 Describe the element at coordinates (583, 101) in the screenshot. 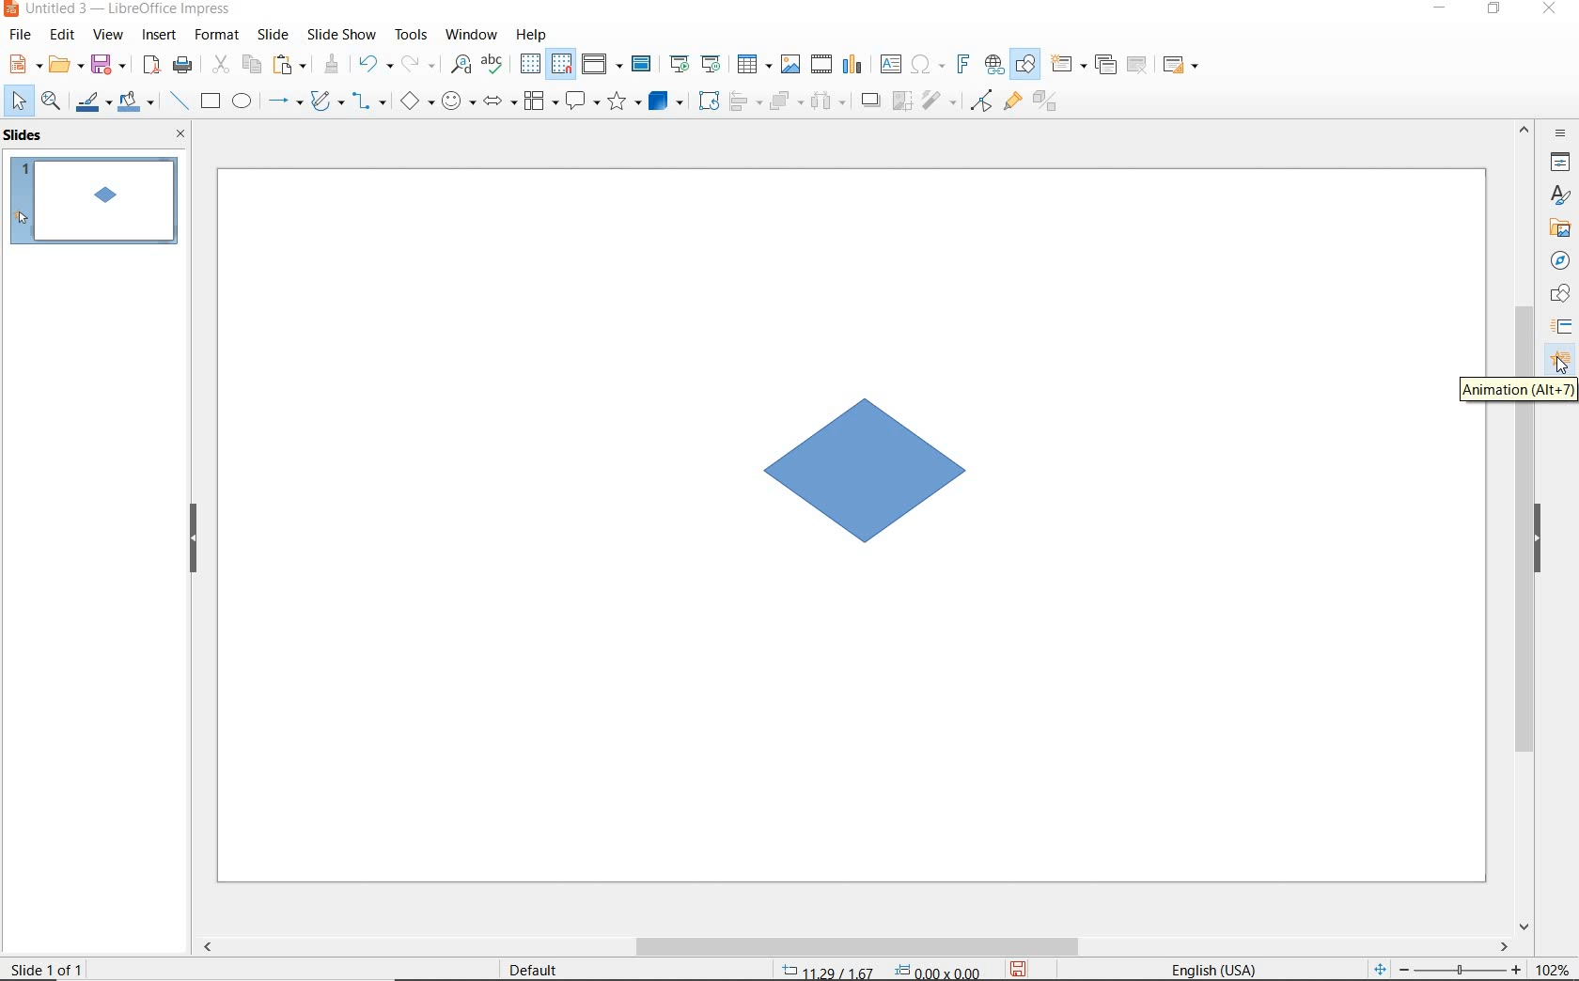

I see `callout shapes` at that location.